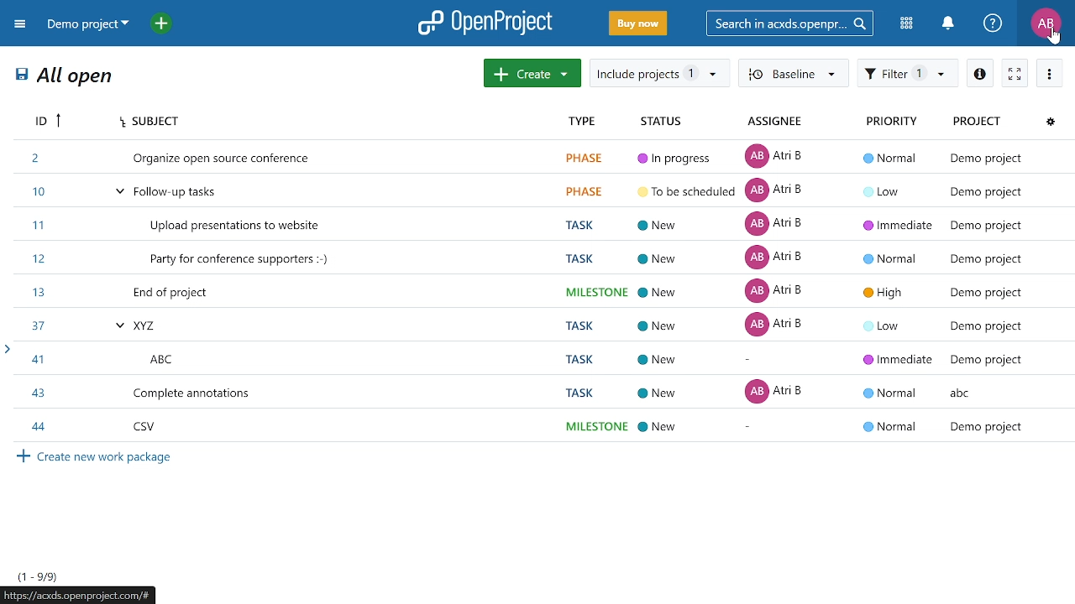 The image size is (1075, 604). Describe the element at coordinates (1015, 75) in the screenshot. I see `full view` at that location.